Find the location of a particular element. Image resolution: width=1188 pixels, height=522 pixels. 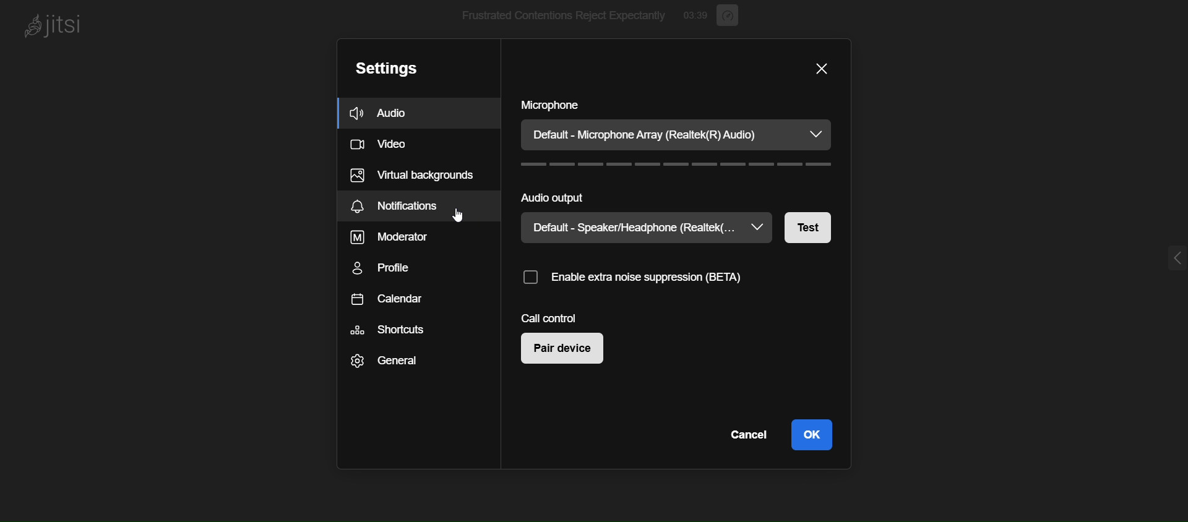

cursor is located at coordinates (457, 217).